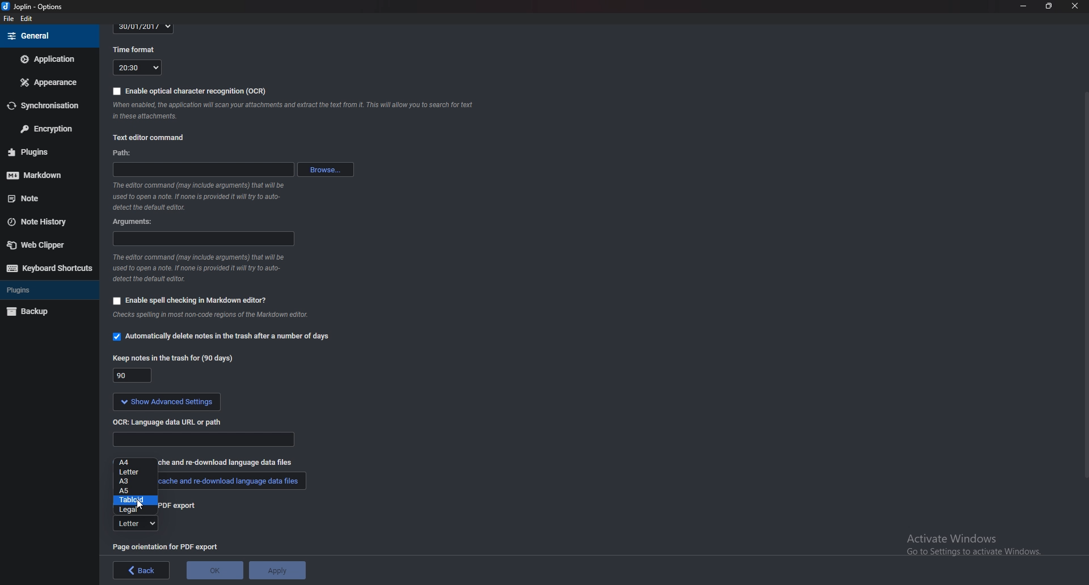  What do you see at coordinates (973, 550) in the screenshot?
I see `activate windows` at bounding box center [973, 550].